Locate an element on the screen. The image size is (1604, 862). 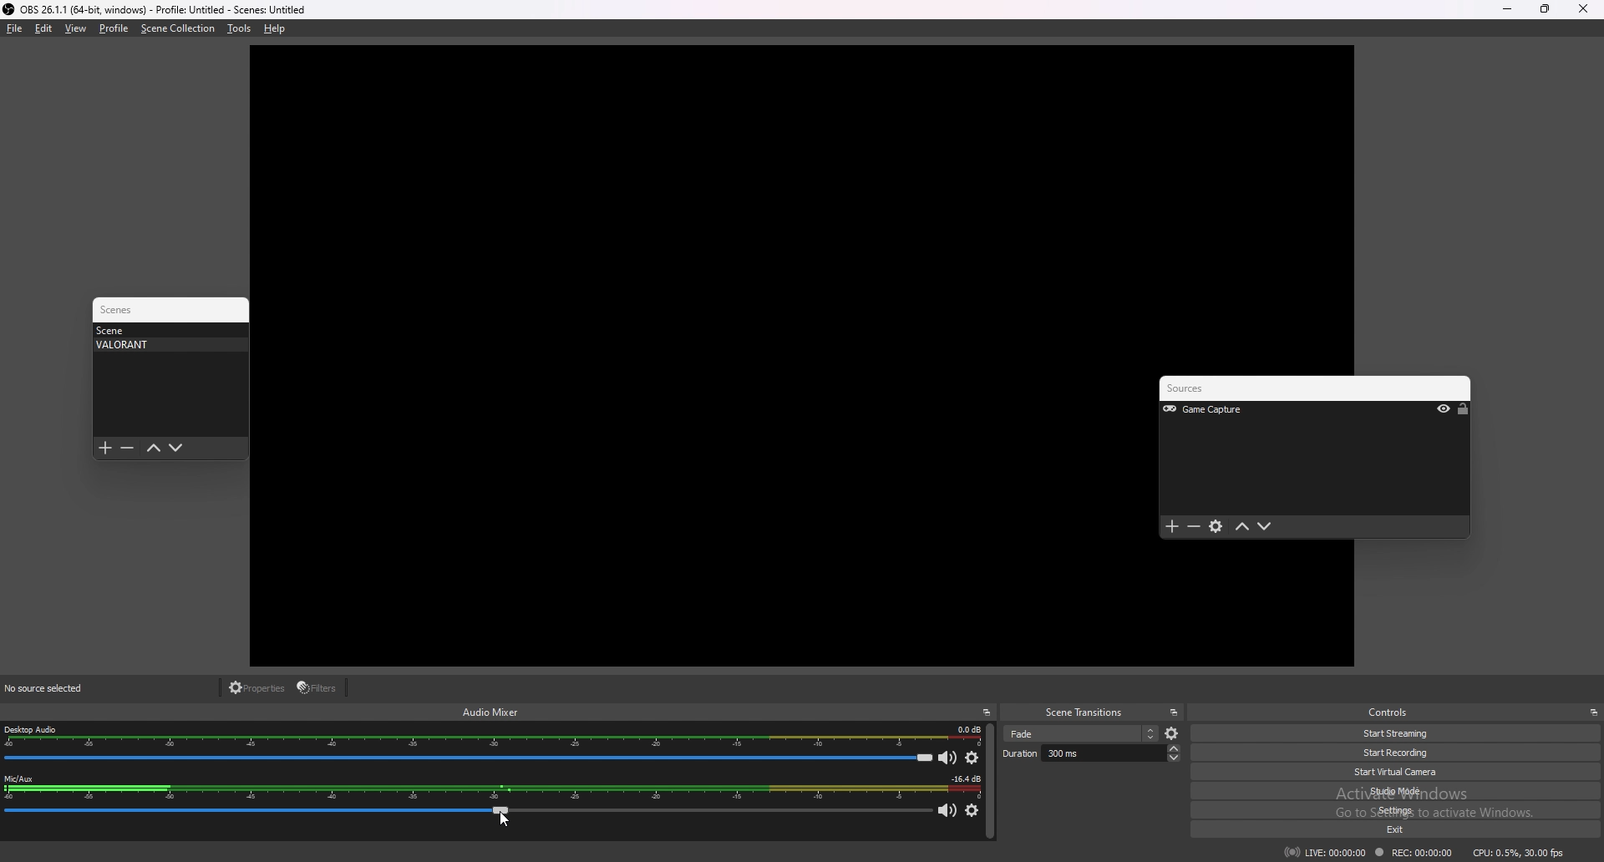
audio mixer is located at coordinates (491, 711).